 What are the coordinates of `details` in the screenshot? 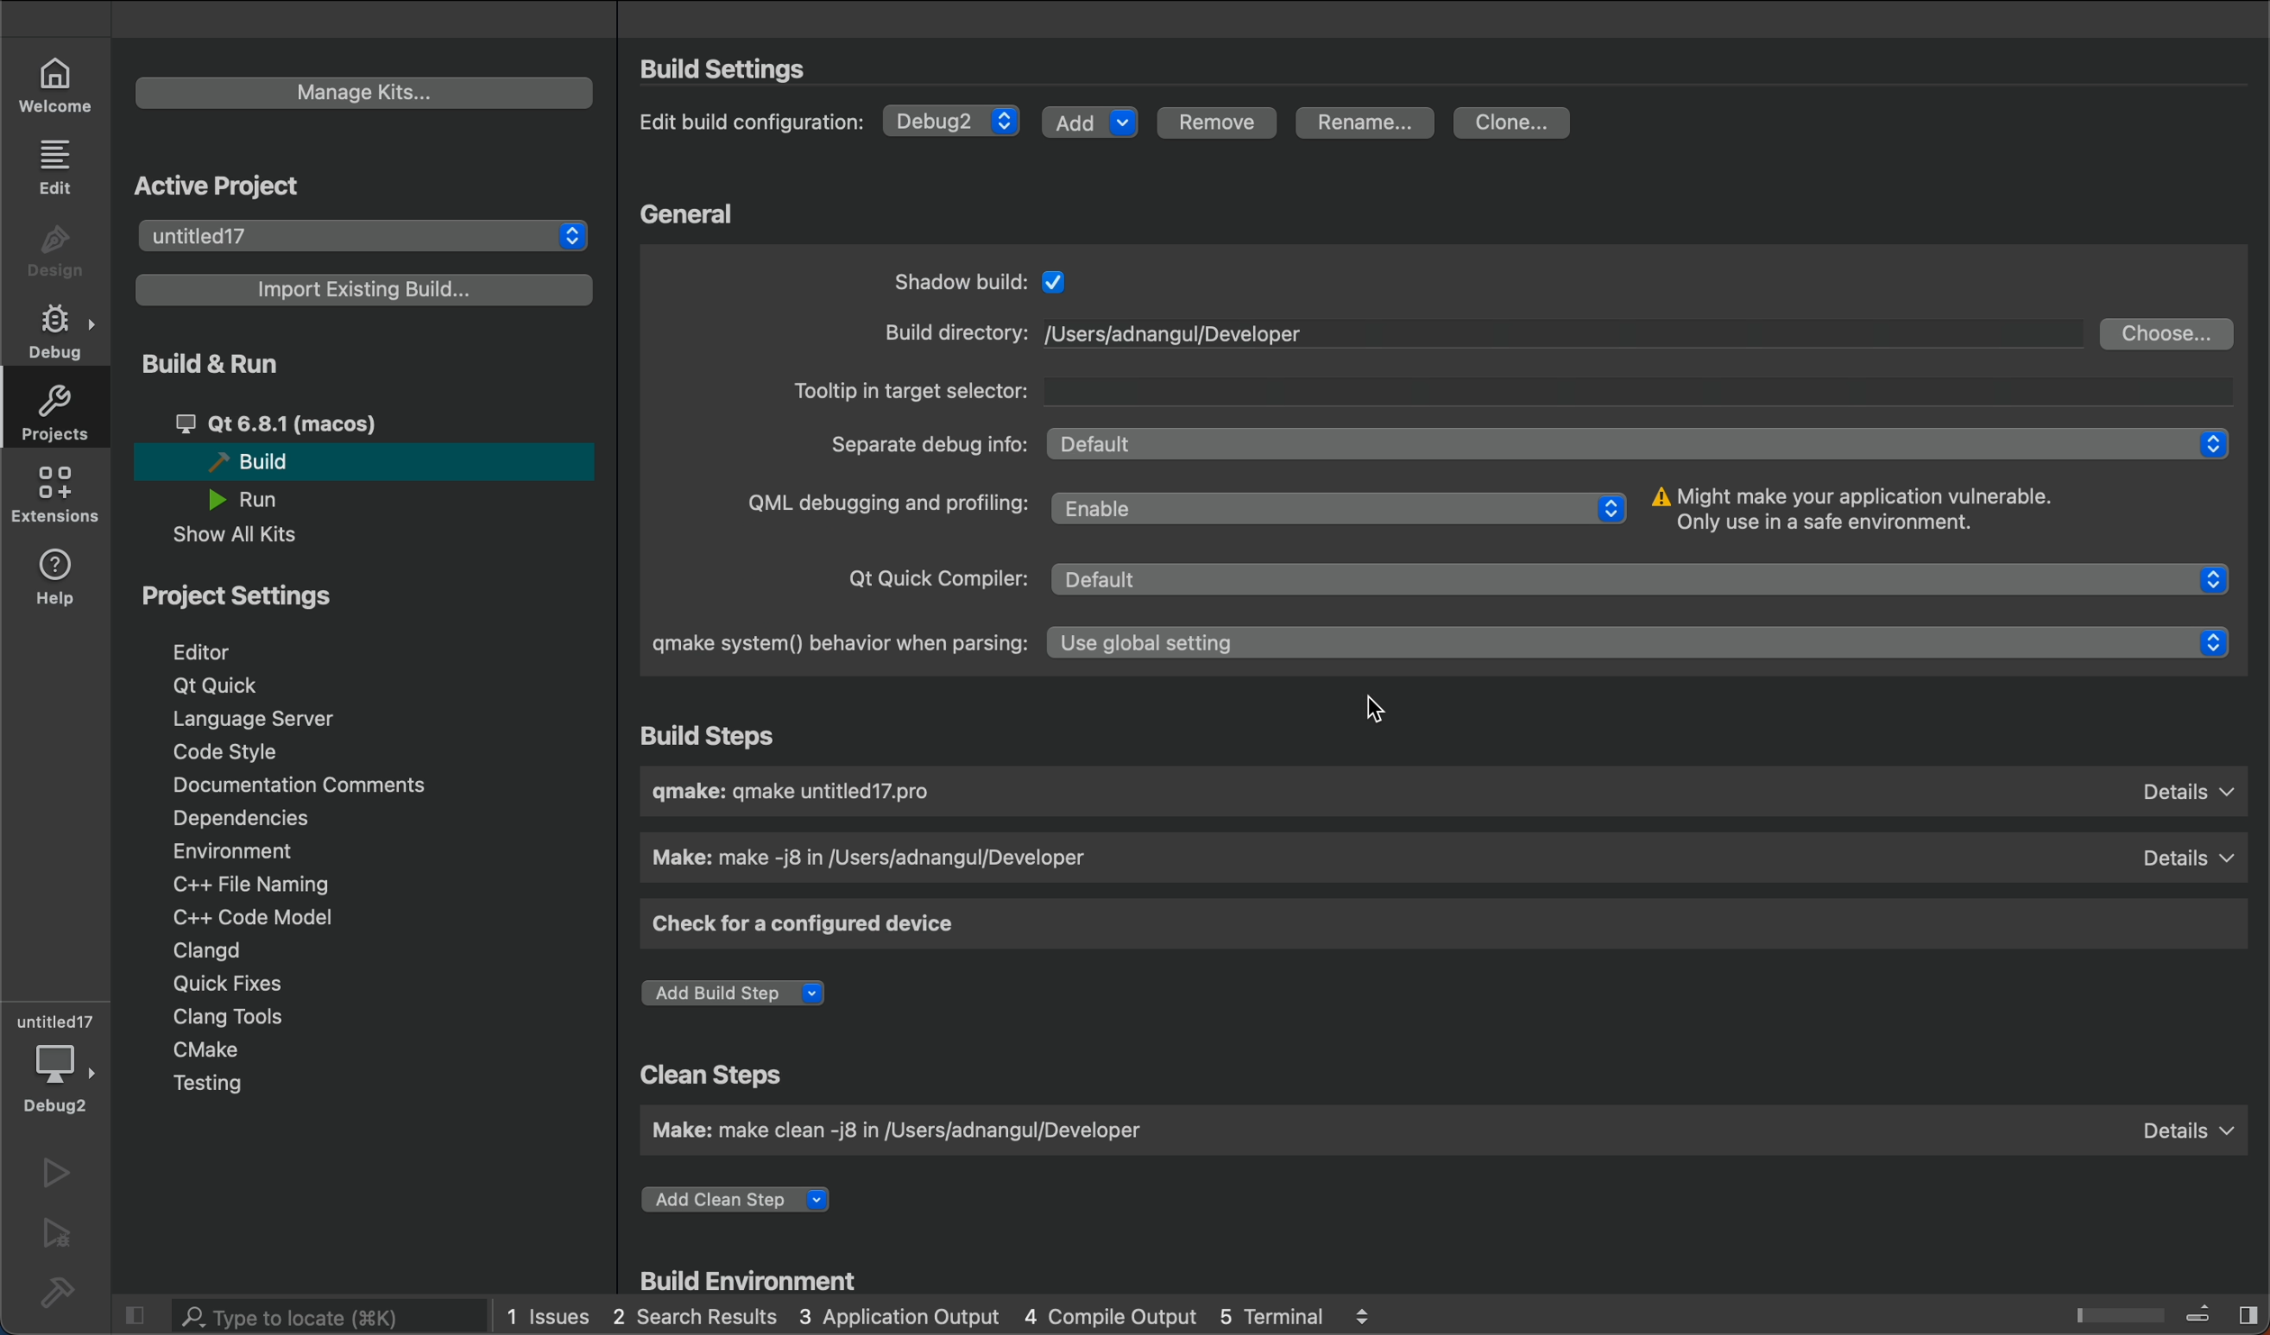 It's located at (2194, 795).